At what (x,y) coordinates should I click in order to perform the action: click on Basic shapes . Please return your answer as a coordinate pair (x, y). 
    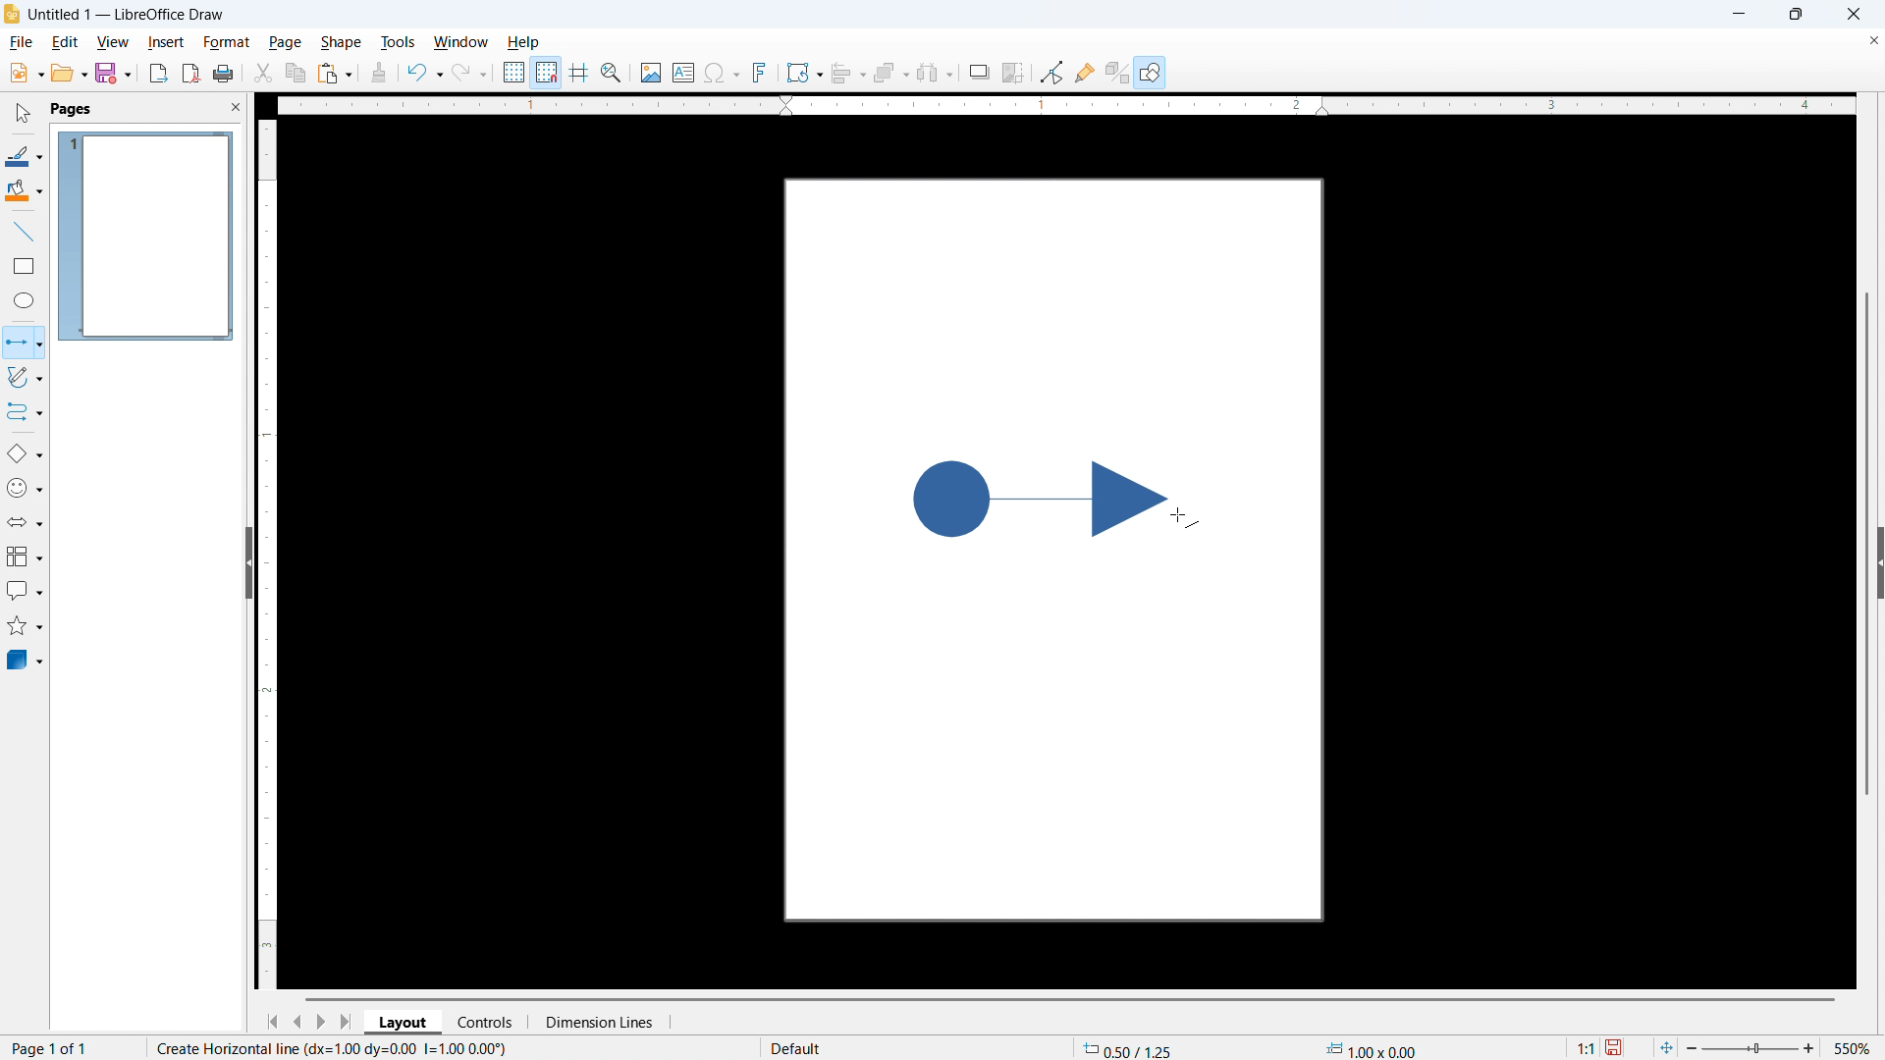
    Looking at the image, I should click on (25, 453).